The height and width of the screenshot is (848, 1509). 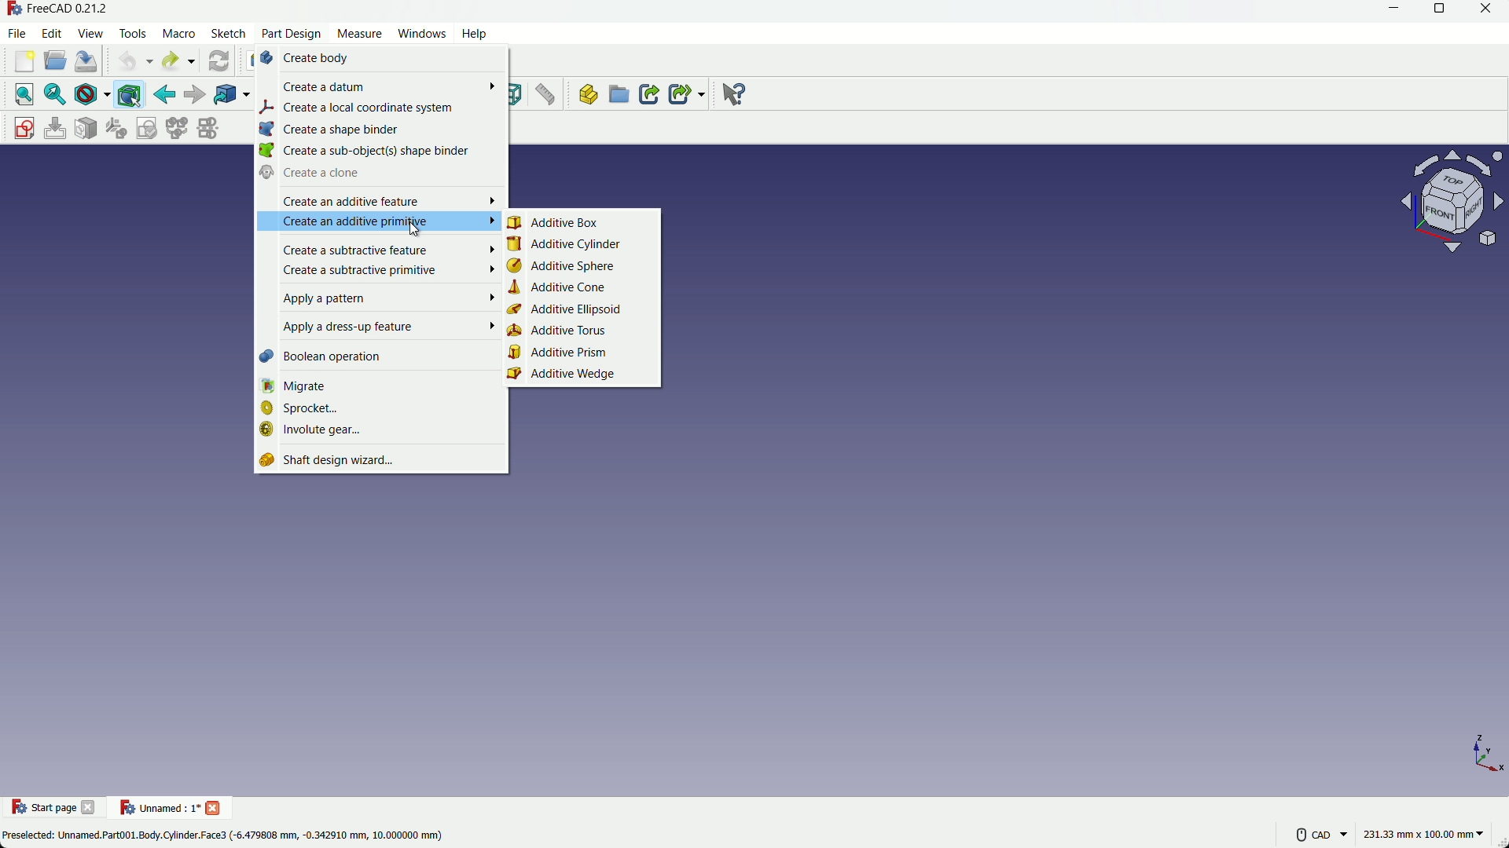 I want to click on Unnamed : 1*, so click(x=161, y=804).